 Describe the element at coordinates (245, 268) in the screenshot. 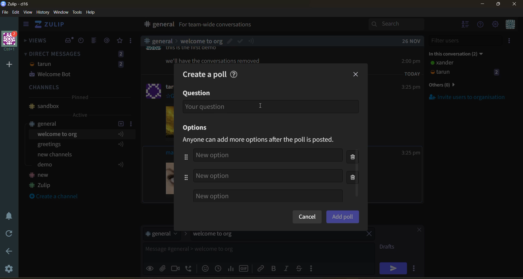

I see `add gif` at that location.